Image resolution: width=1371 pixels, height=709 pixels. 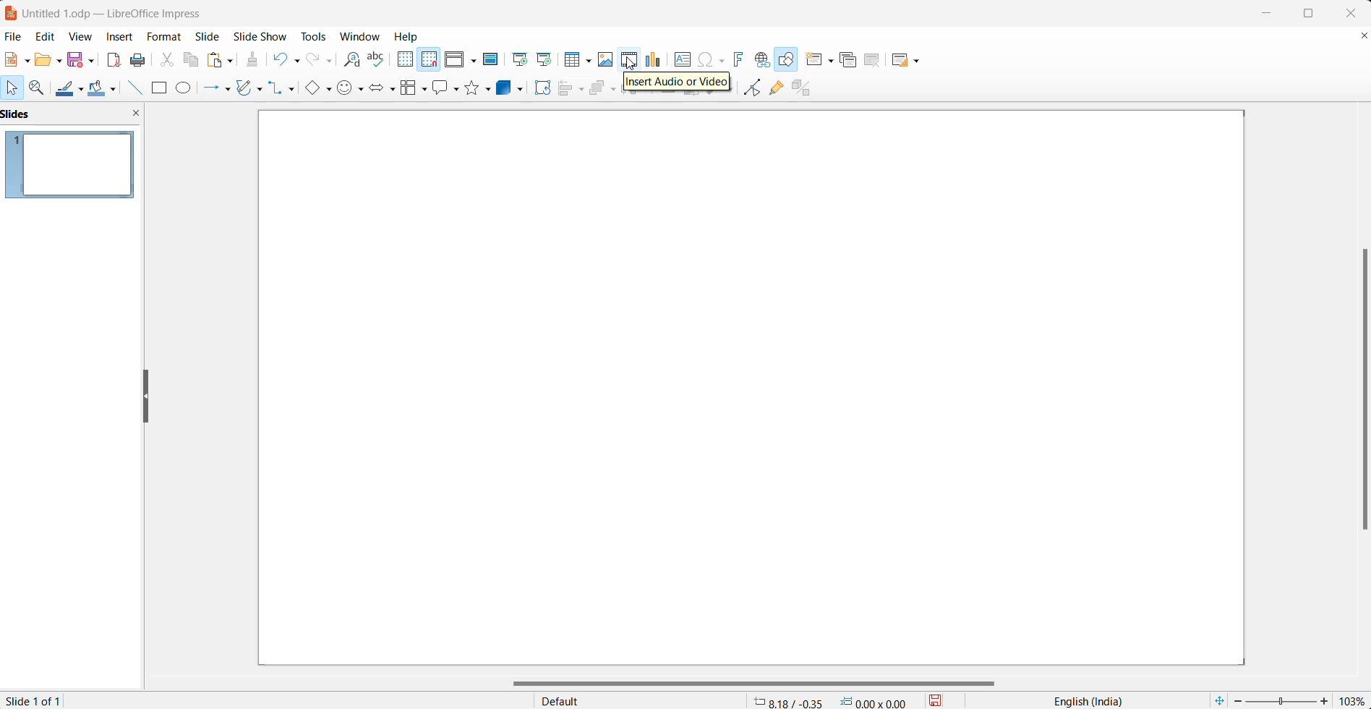 I want to click on insert tool, so click(x=137, y=88).